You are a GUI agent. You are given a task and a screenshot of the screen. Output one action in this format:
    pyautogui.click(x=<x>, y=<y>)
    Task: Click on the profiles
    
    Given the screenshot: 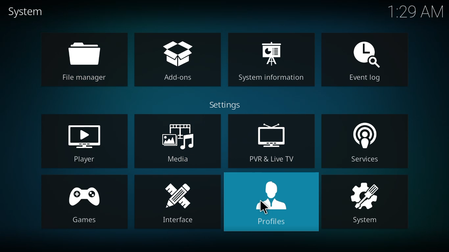 What is the action you would take?
    pyautogui.click(x=270, y=202)
    